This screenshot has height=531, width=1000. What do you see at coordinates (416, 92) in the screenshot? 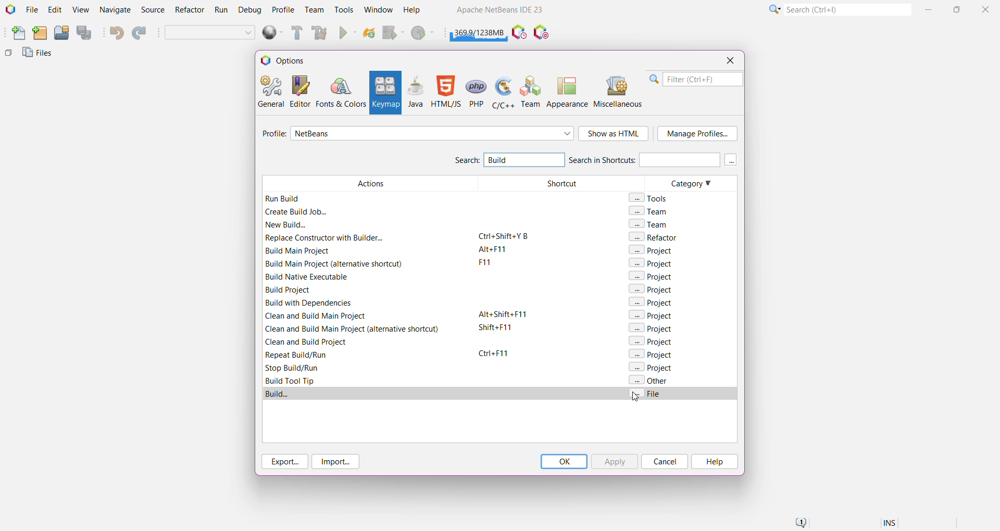
I see `Java` at bounding box center [416, 92].